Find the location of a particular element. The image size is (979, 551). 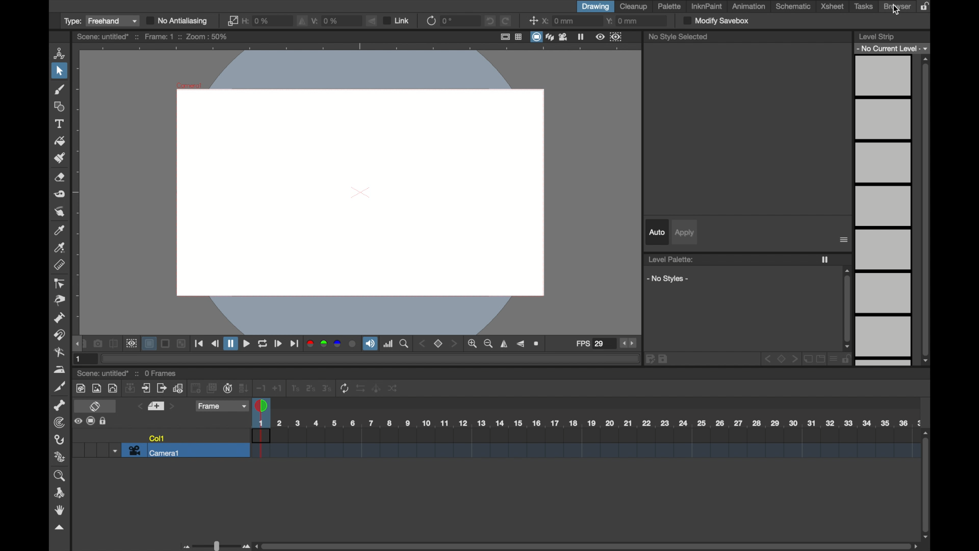

level  palette is located at coordinates (672, 259).